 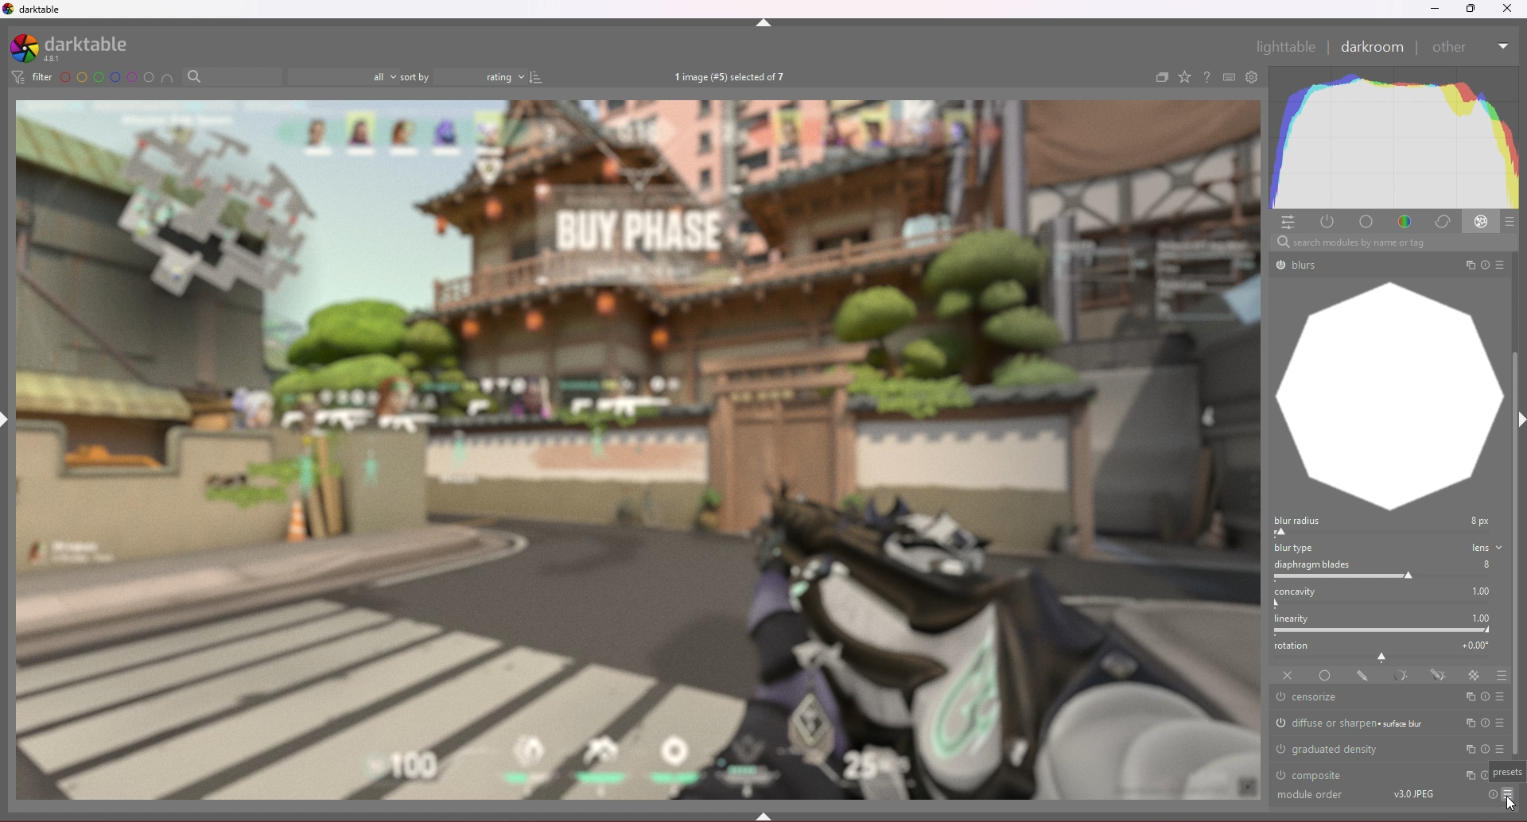 What do you see at coordinates (1471, 265) in the screenshot?
I see `` at bounding box center [1471, 265].